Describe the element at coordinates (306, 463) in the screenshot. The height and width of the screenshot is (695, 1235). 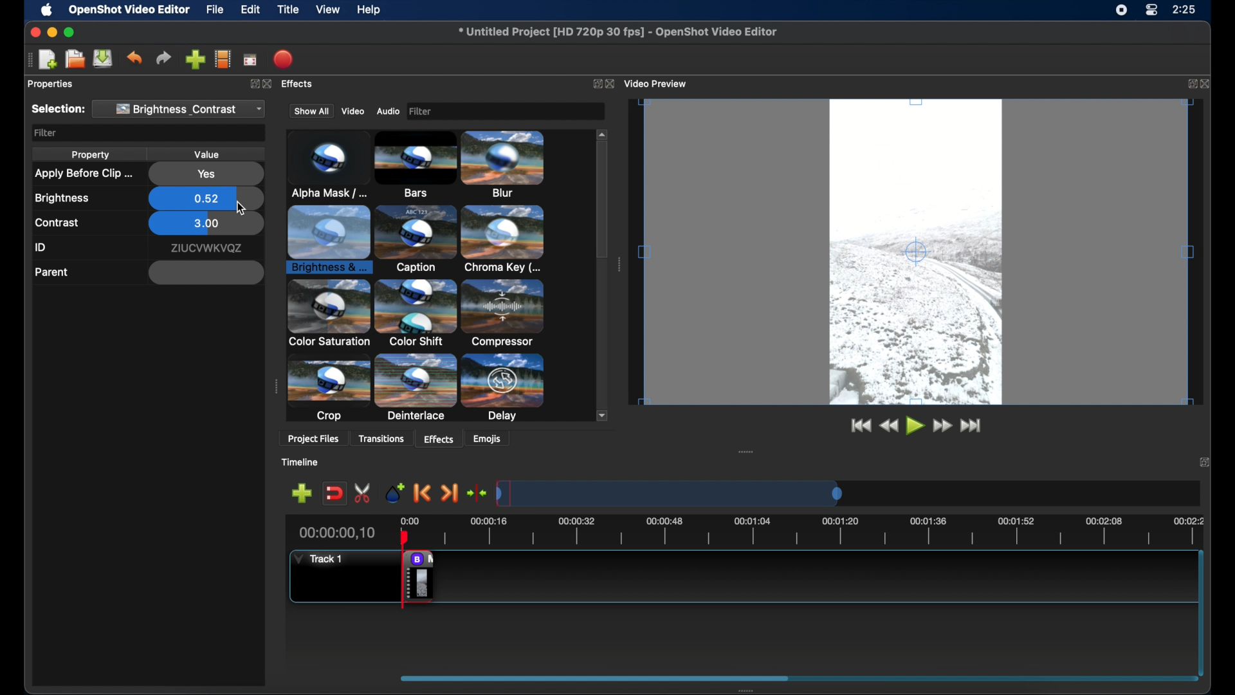
I see `timeline` at that location.